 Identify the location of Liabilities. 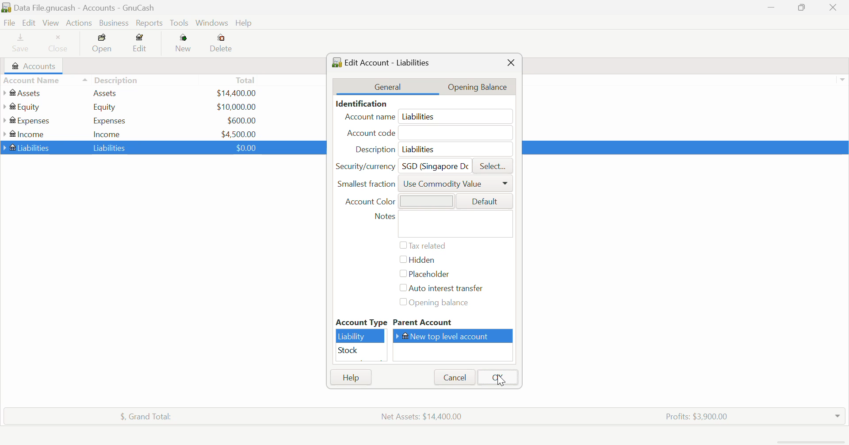
(111, 147).